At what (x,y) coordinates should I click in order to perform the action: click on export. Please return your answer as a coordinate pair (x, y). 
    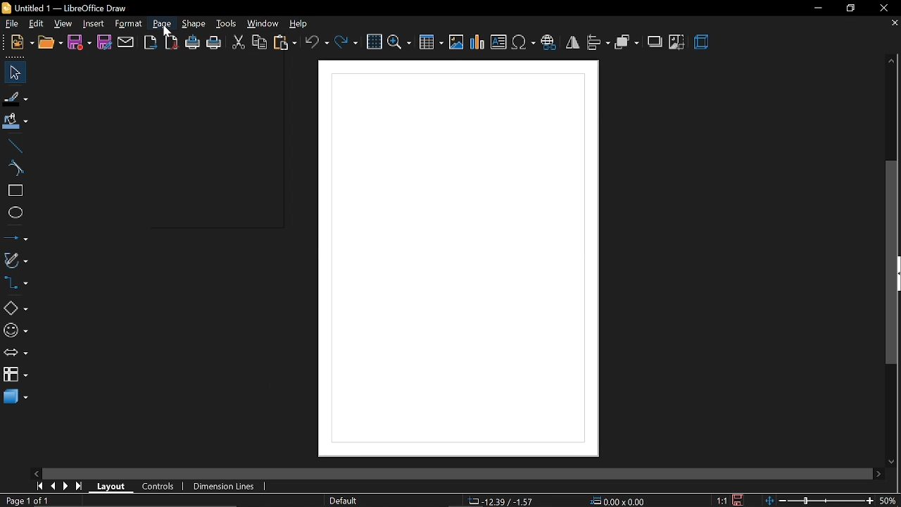
    Looking at the image, I should click on (151, 43).